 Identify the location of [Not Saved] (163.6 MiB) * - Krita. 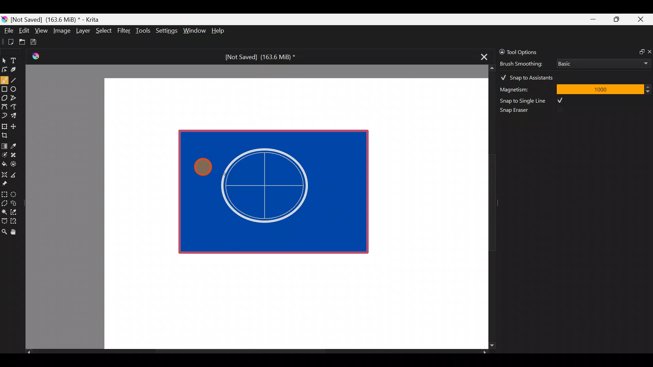
(58, 19).